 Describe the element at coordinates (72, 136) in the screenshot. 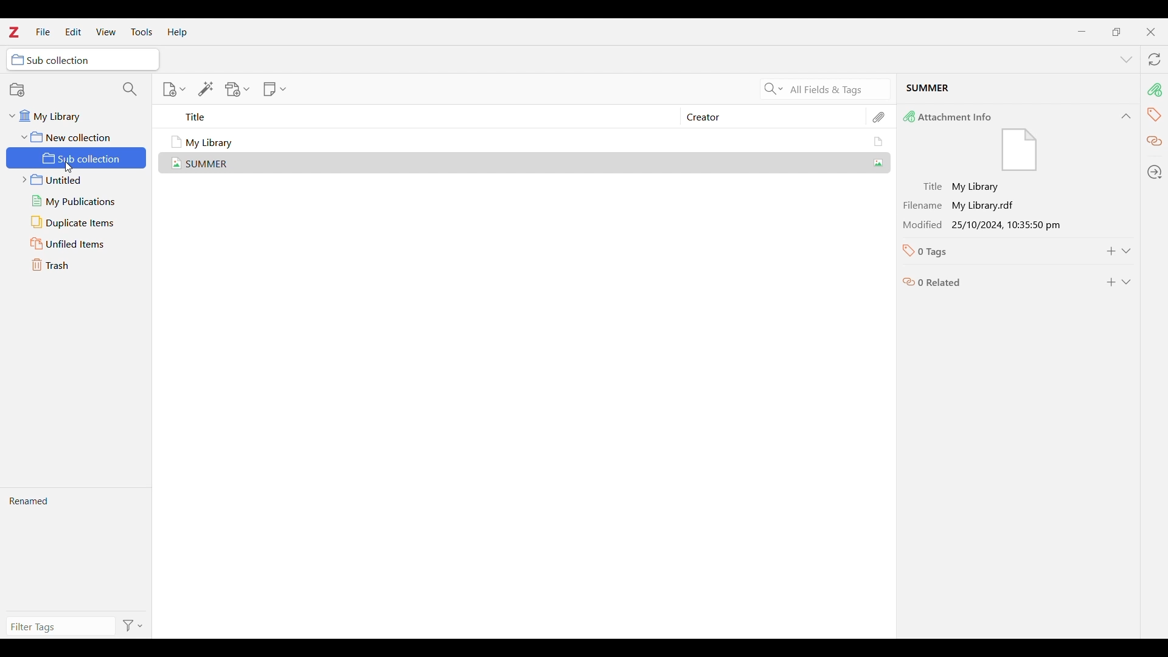

I see `New collection folder` at that location.